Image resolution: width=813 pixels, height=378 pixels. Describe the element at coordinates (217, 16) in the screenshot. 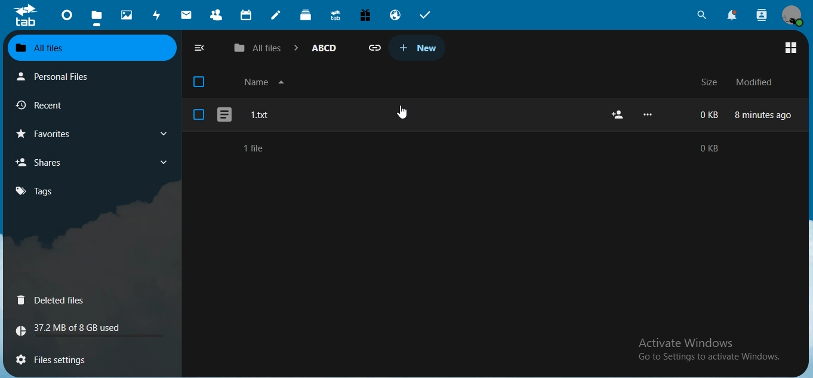

I see `contacts` at that location.